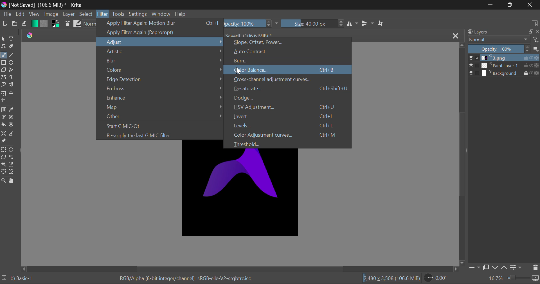 This screenshot has height=284, width=540. I want to click on options, so click(536, 49).